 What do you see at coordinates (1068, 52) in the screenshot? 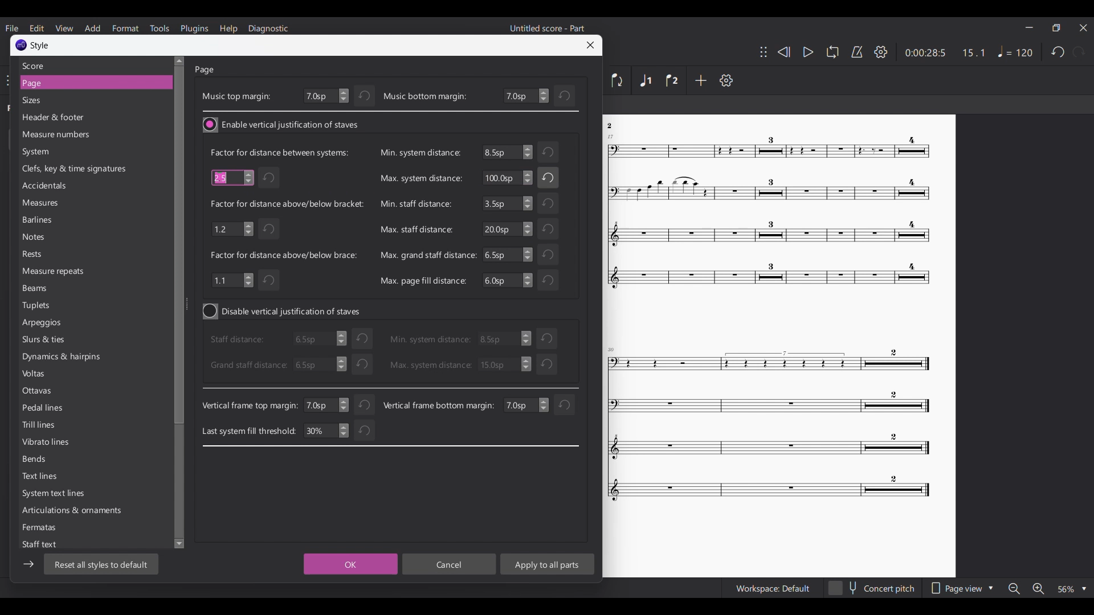
I see `Redo and undo` at bounding box center [1068, 52].